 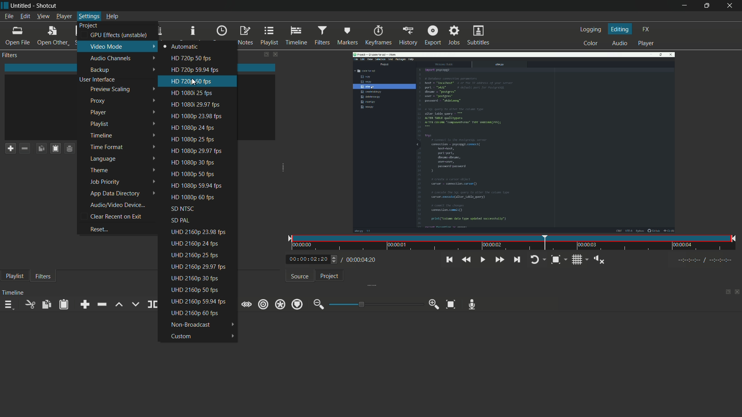 I want to click on paste filters, so click(x=55, y=148).